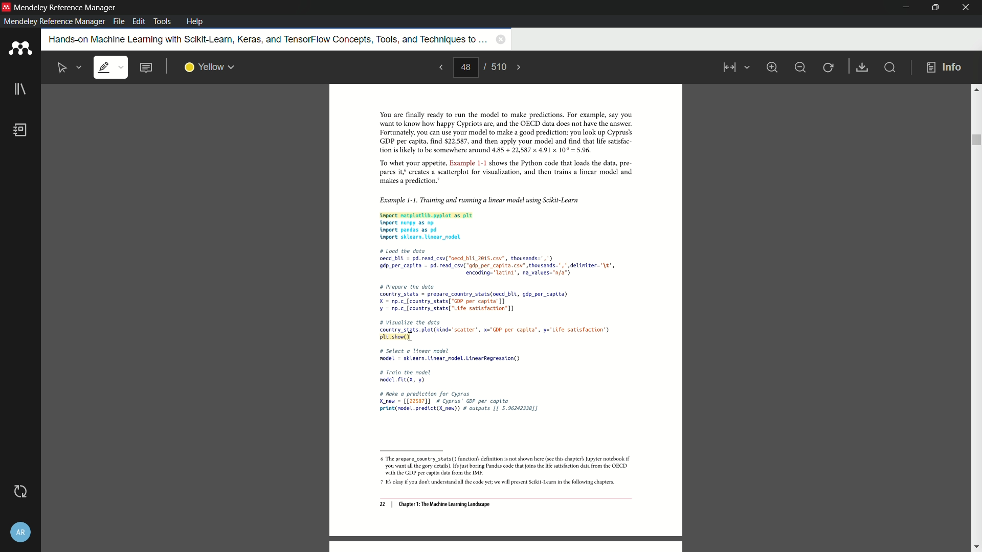  Describe the element at coordinates (266, 40) in the screenshot. I see `book name` at that location.